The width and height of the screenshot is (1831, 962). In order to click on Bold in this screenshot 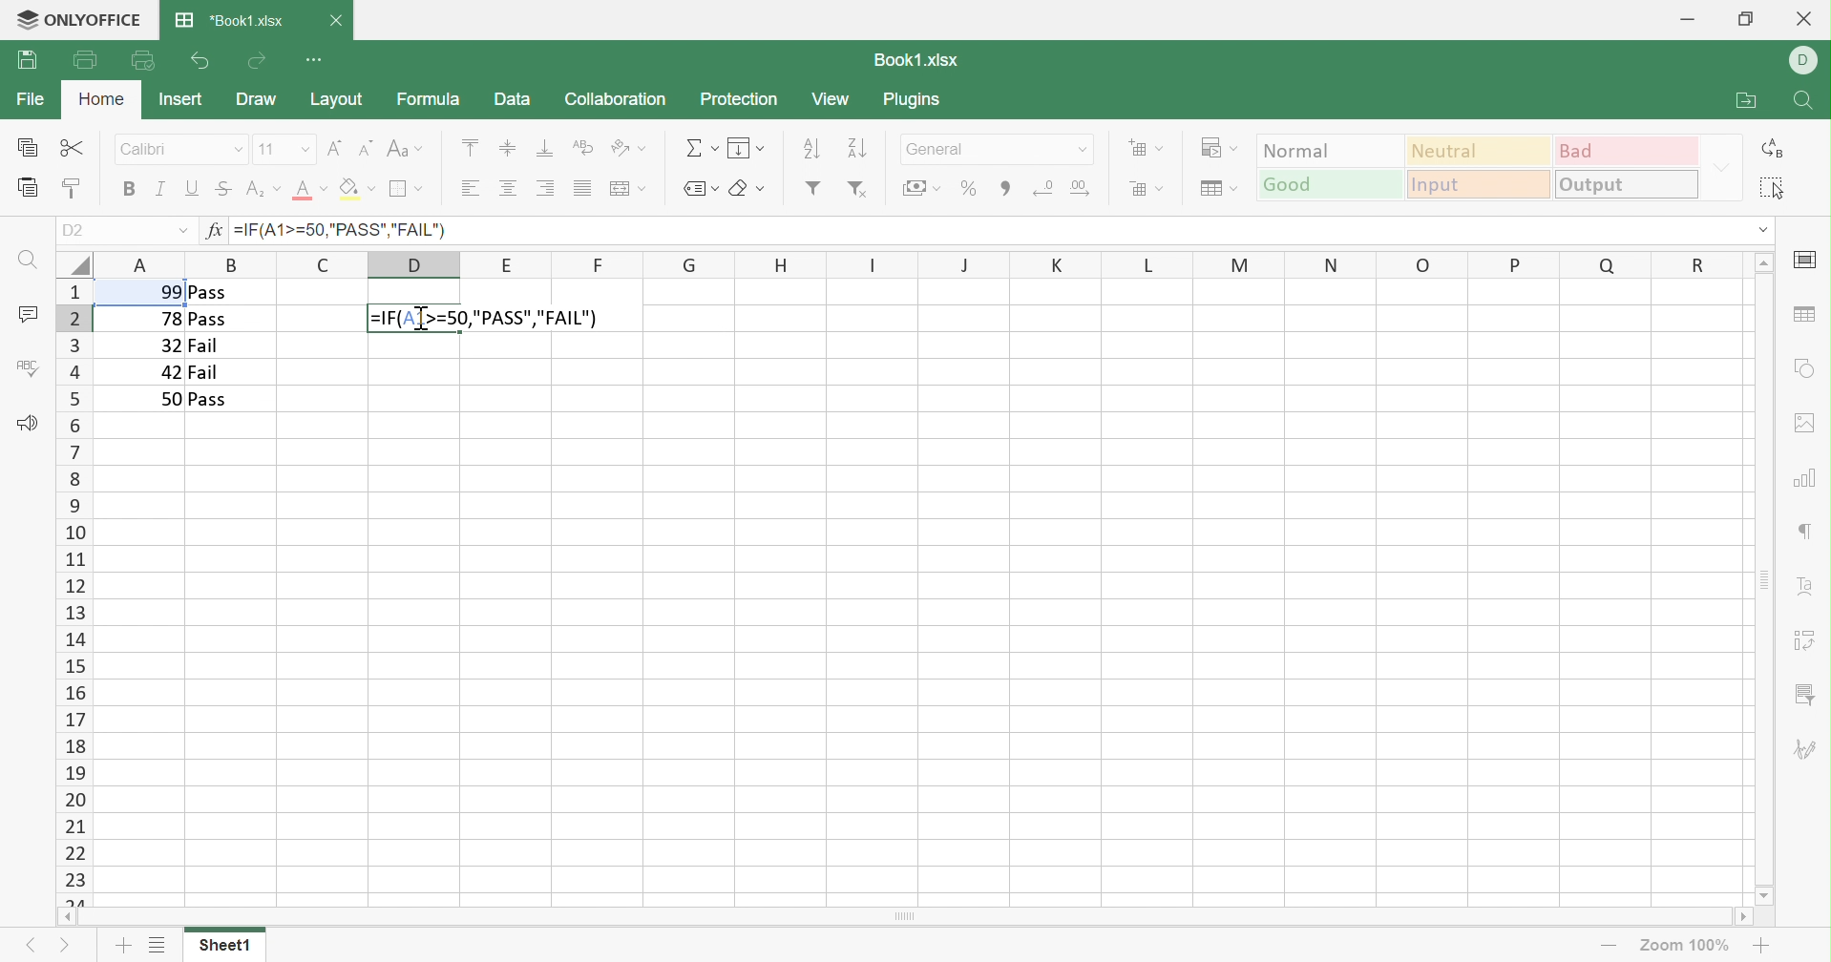, I will do `click(131, 189)`.